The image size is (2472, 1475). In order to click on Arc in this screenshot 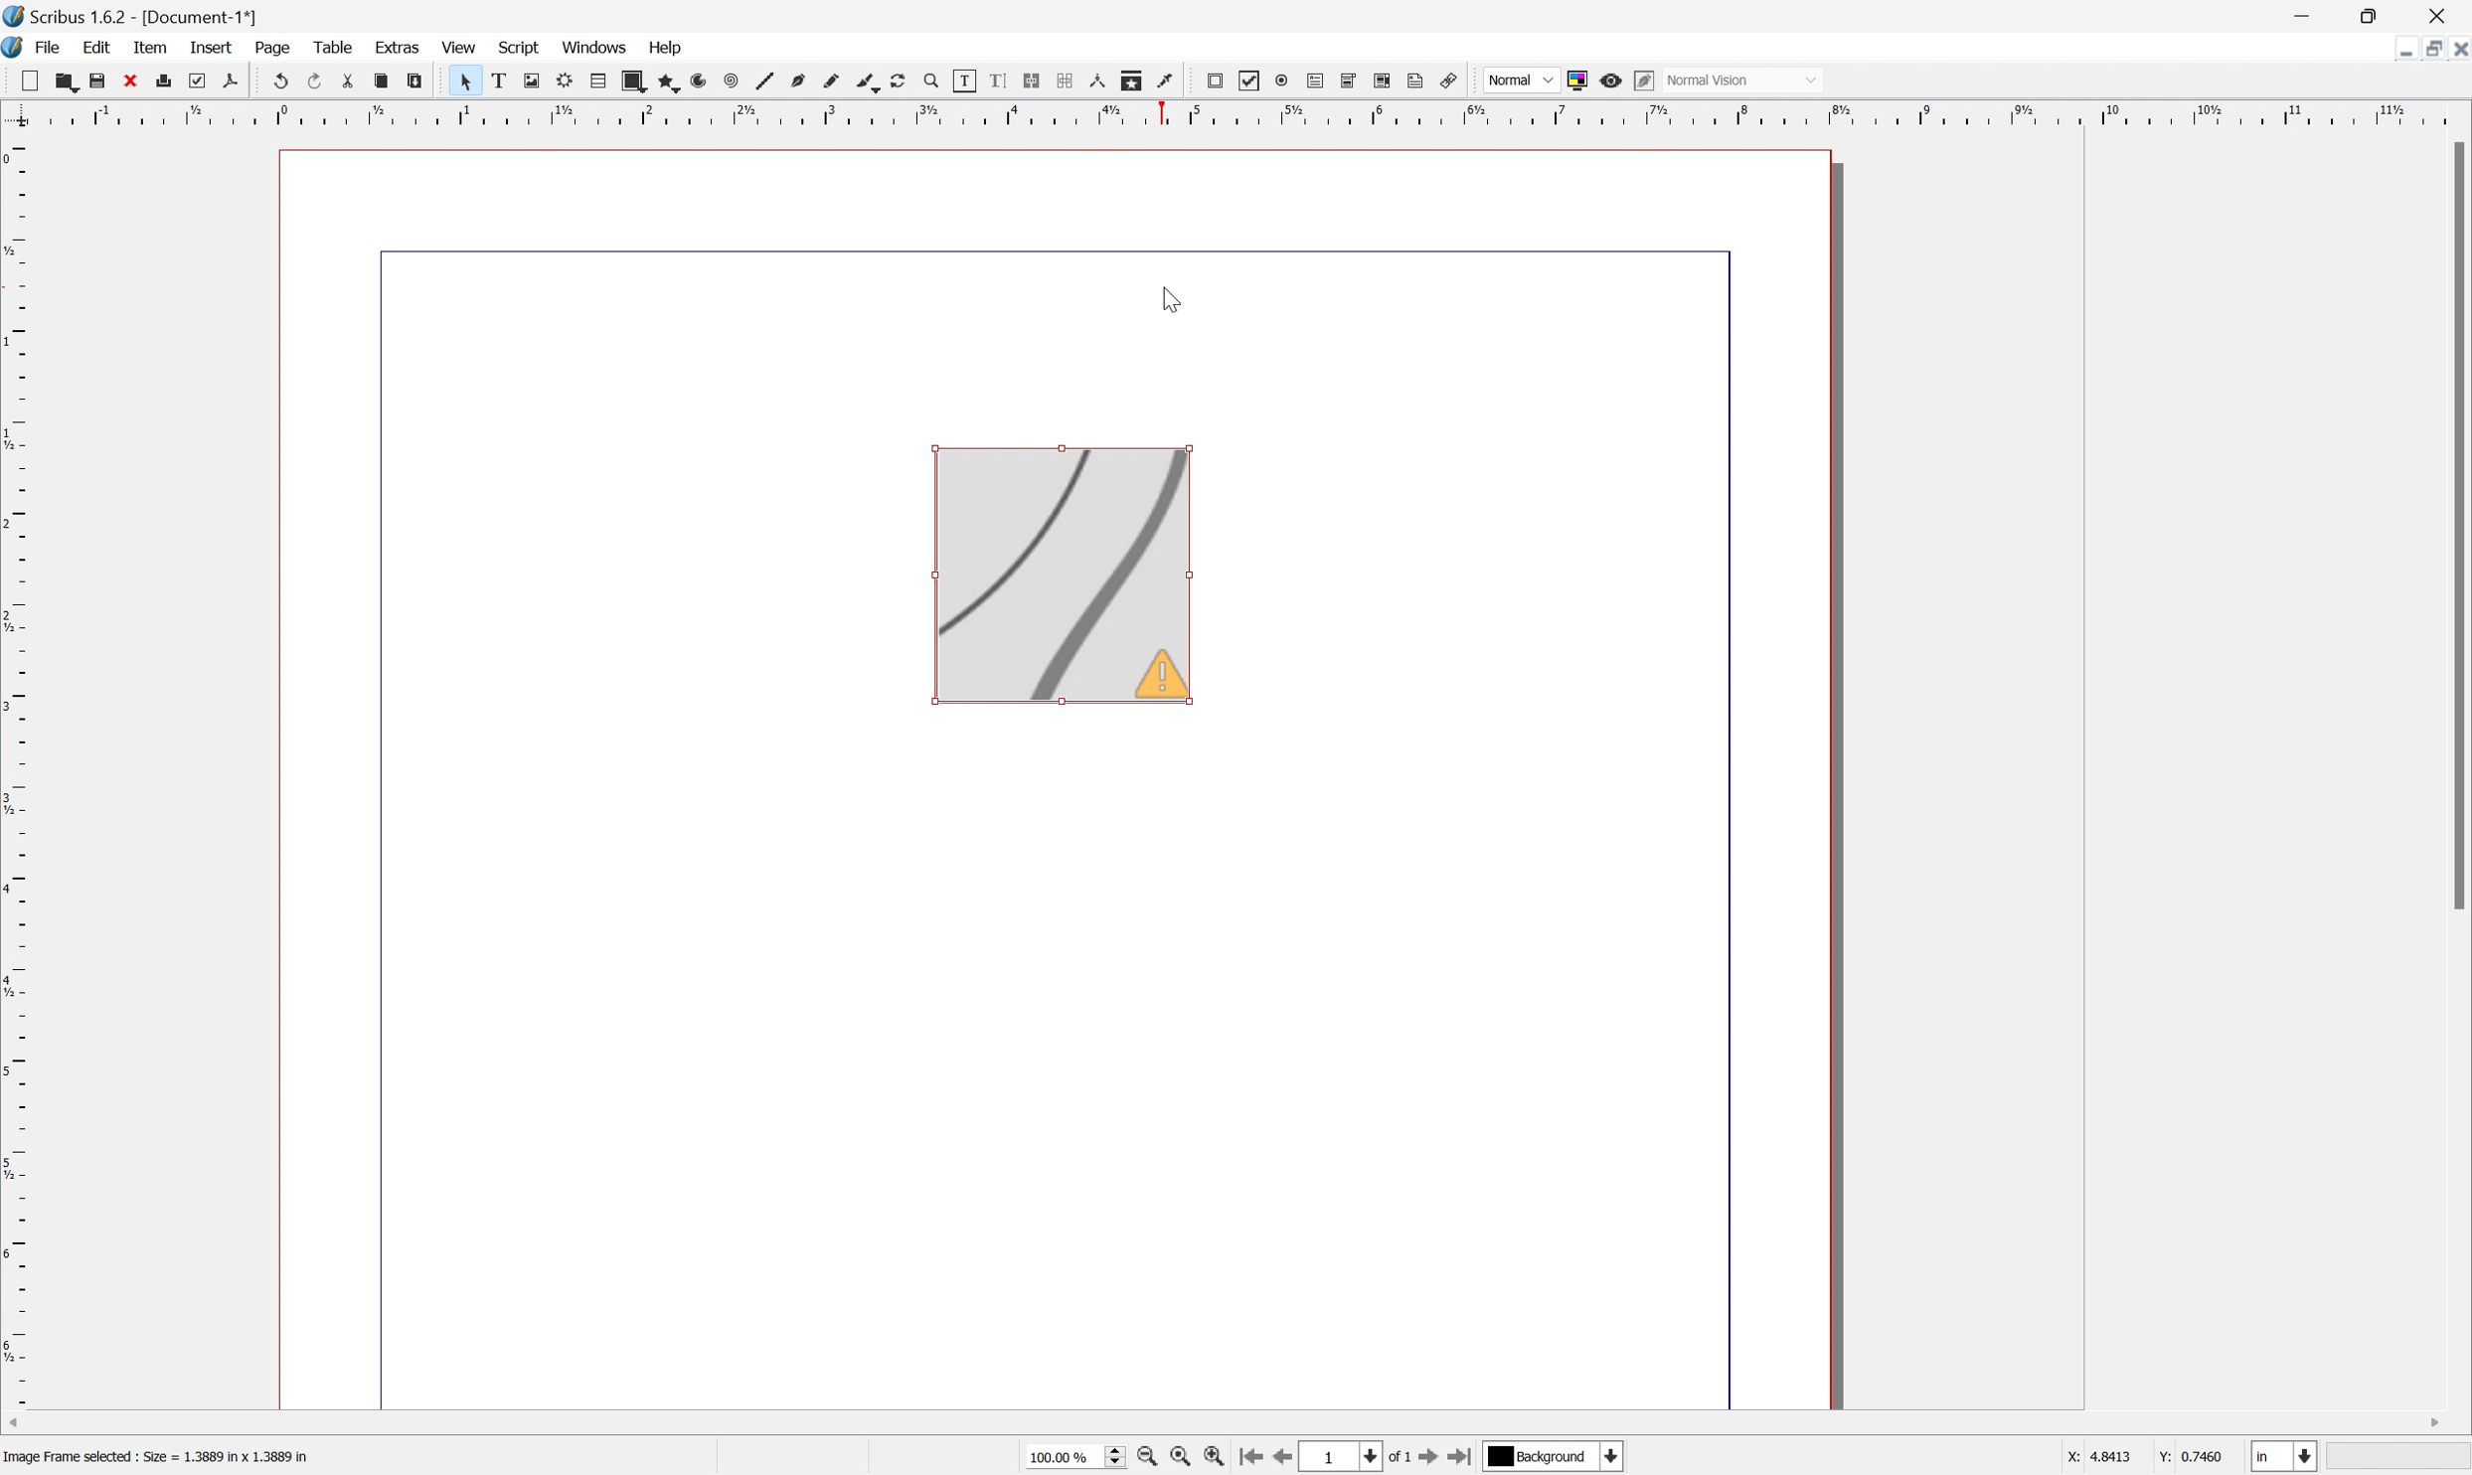, I will do `click(708, 83)`.